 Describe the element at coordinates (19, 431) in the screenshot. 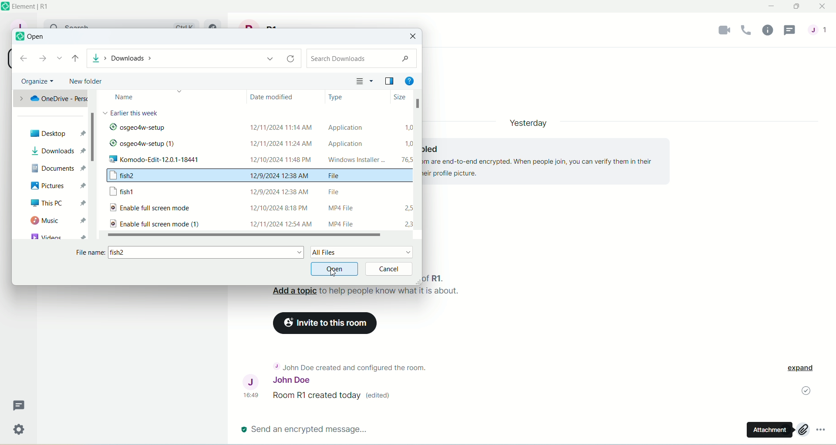

I see `Settings` at that location.